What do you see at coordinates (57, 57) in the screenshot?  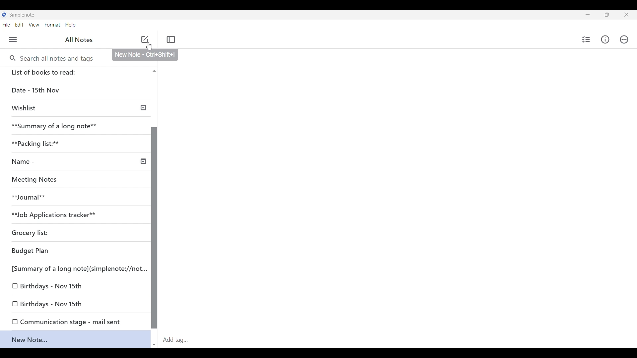 I see `Search all notes and tags` at bounding box center [57, 57].